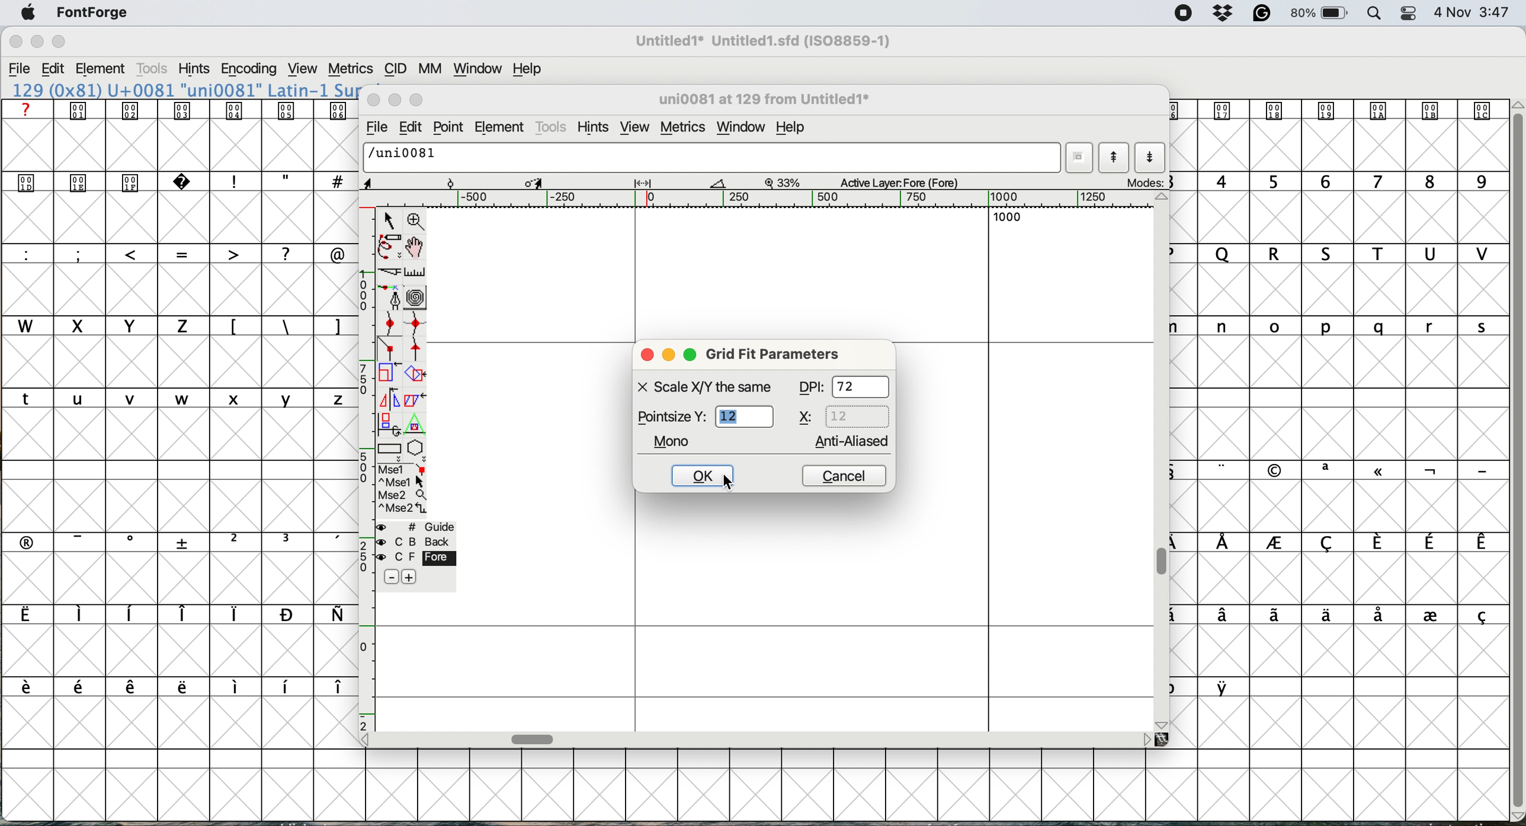  What do you see at coordinates (390, 398) in the screenshot?
I see `flip the selection` at bounding box center [390, 398].